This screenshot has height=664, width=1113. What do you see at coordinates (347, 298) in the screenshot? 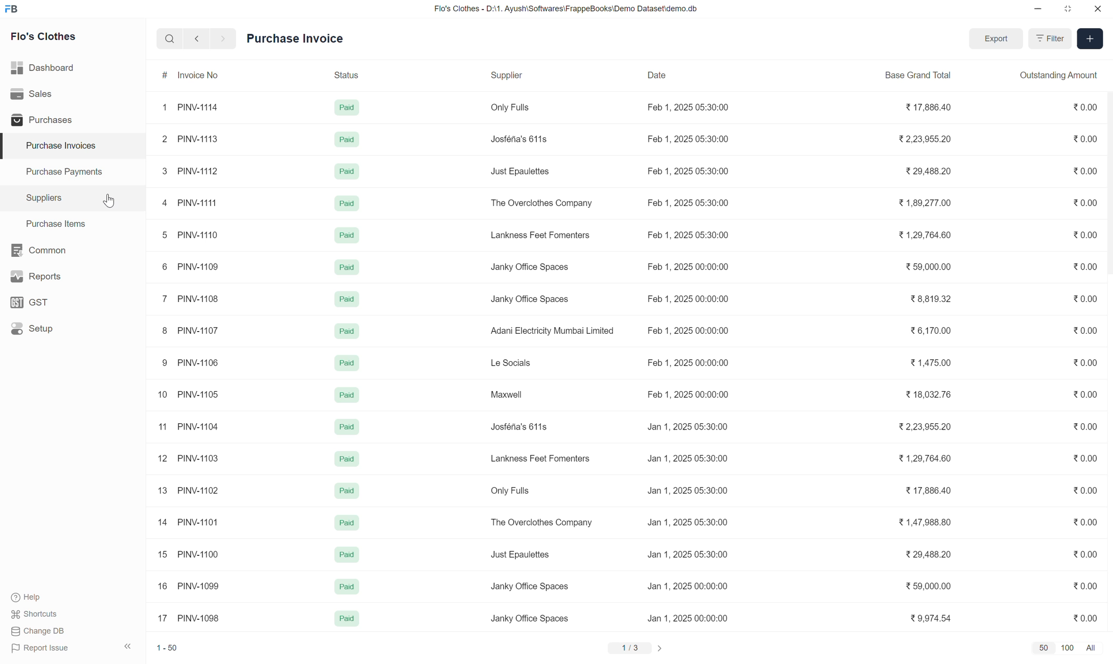
I see `paid` at bounding box center [347, 298].